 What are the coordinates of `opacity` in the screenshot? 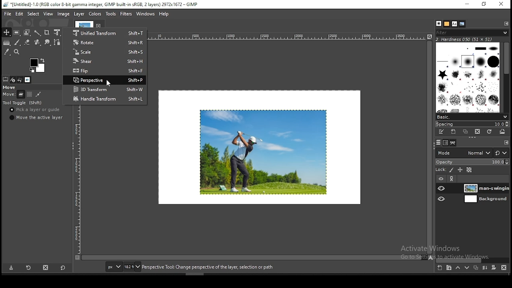 It's located at (472, 162).